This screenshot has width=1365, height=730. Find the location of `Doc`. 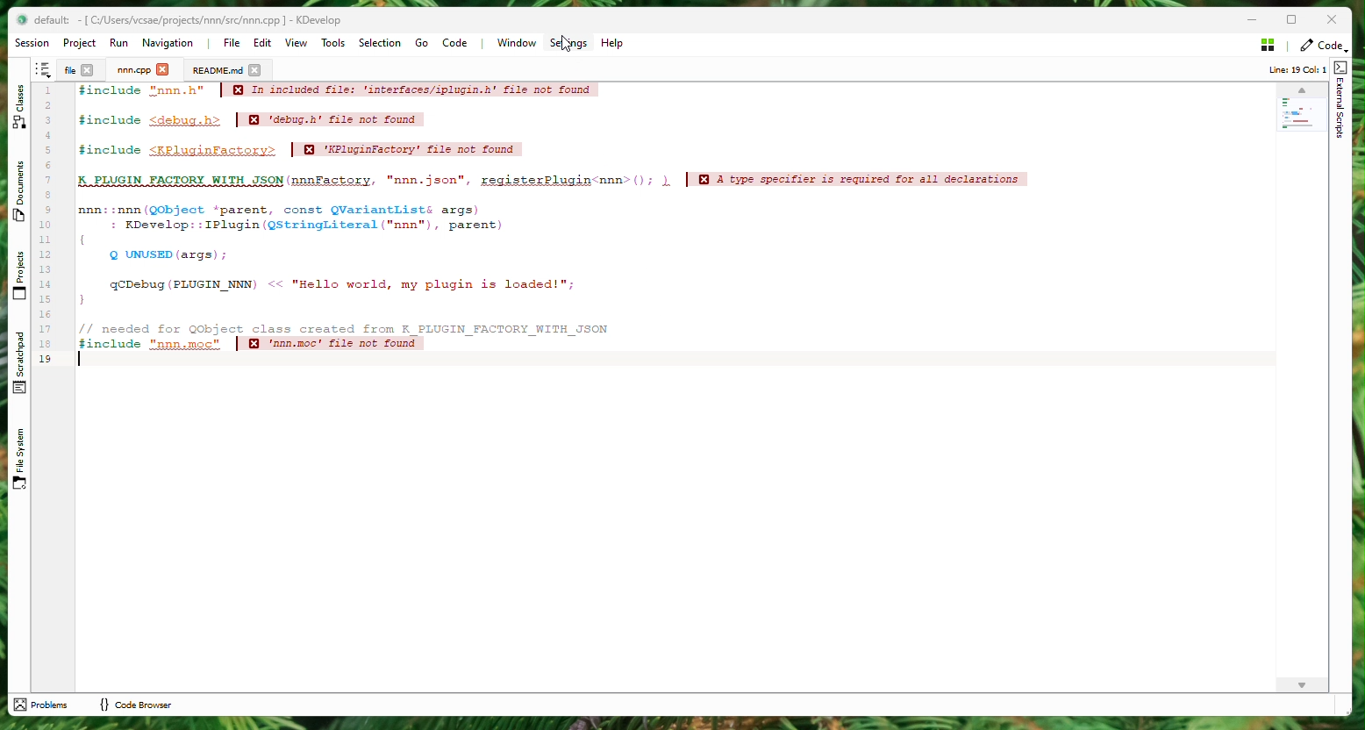

Doc is located at coordinates (215, 70).